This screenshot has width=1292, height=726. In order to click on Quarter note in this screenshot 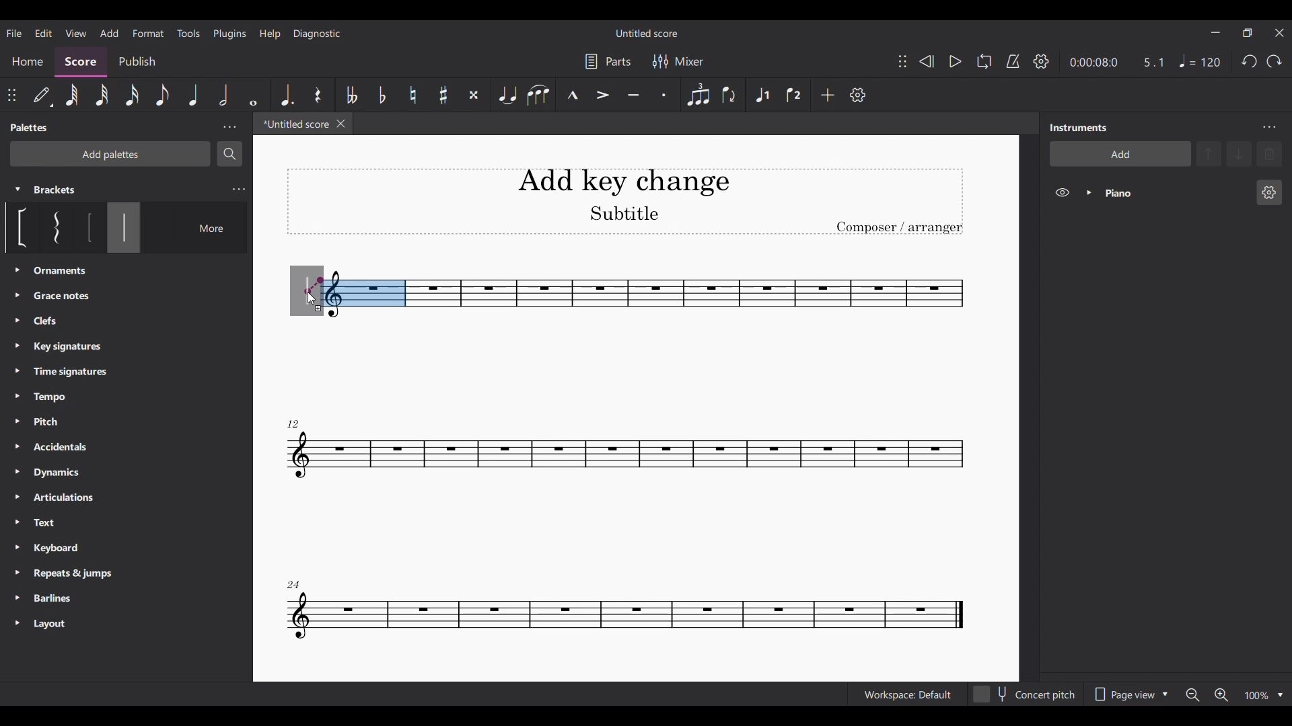, I will do `click(1199, 61)`.